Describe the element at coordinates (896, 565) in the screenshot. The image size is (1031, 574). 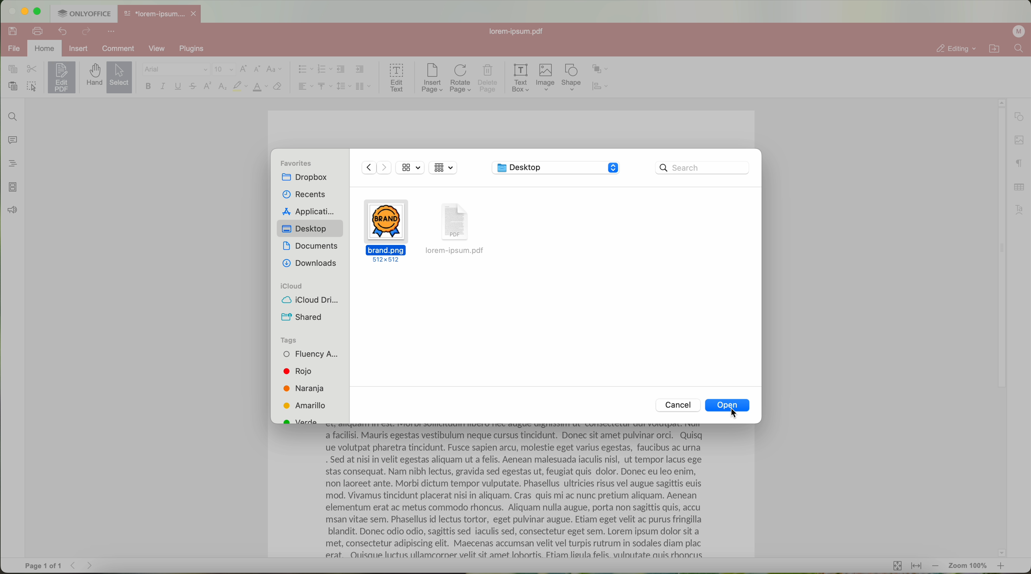
I see `fit to page` at that location.